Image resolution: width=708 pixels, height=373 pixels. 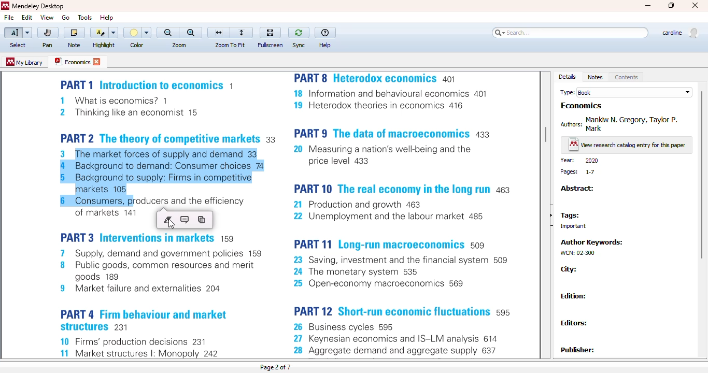 I want to click on author keywords: , so click(x=593, y=242).